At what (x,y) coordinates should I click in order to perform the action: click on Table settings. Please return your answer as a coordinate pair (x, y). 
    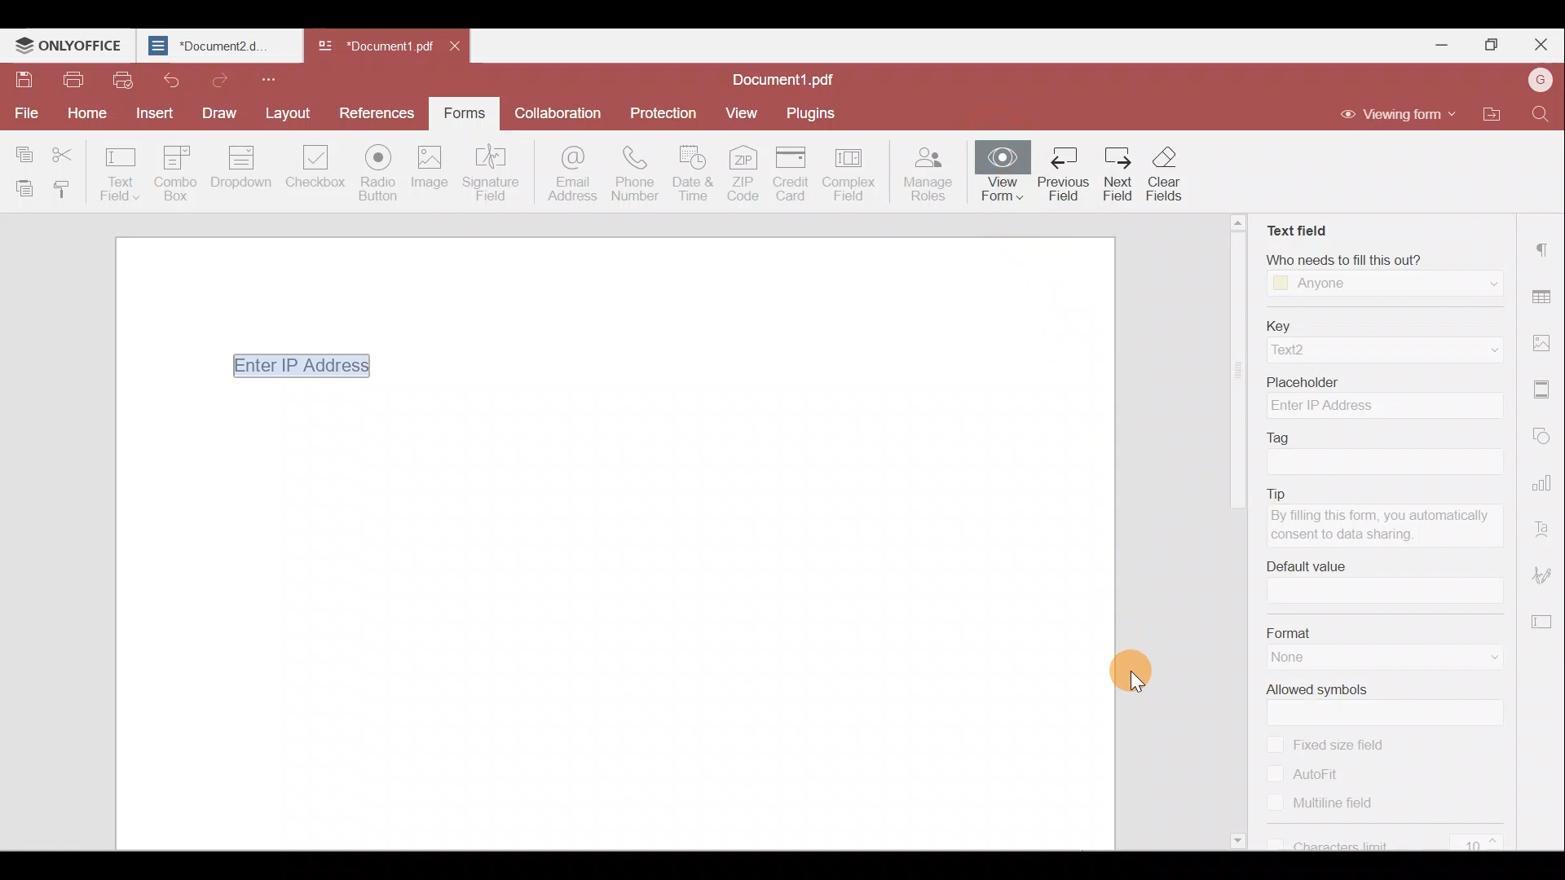
    Looking at the image, I should click on (1544, 292).